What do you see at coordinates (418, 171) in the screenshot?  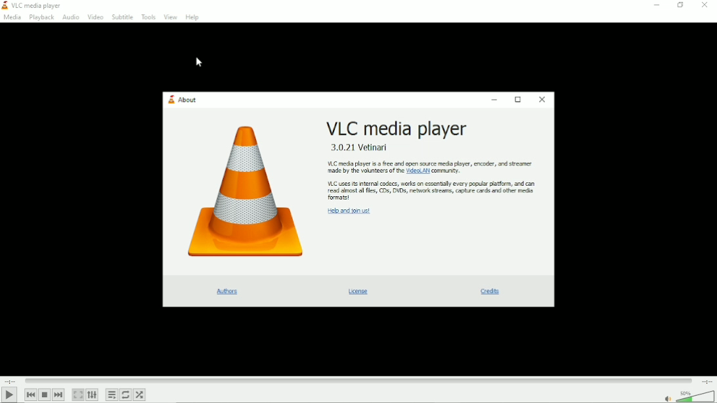 I see `Hyper Link` at bounding box center [418, 171].